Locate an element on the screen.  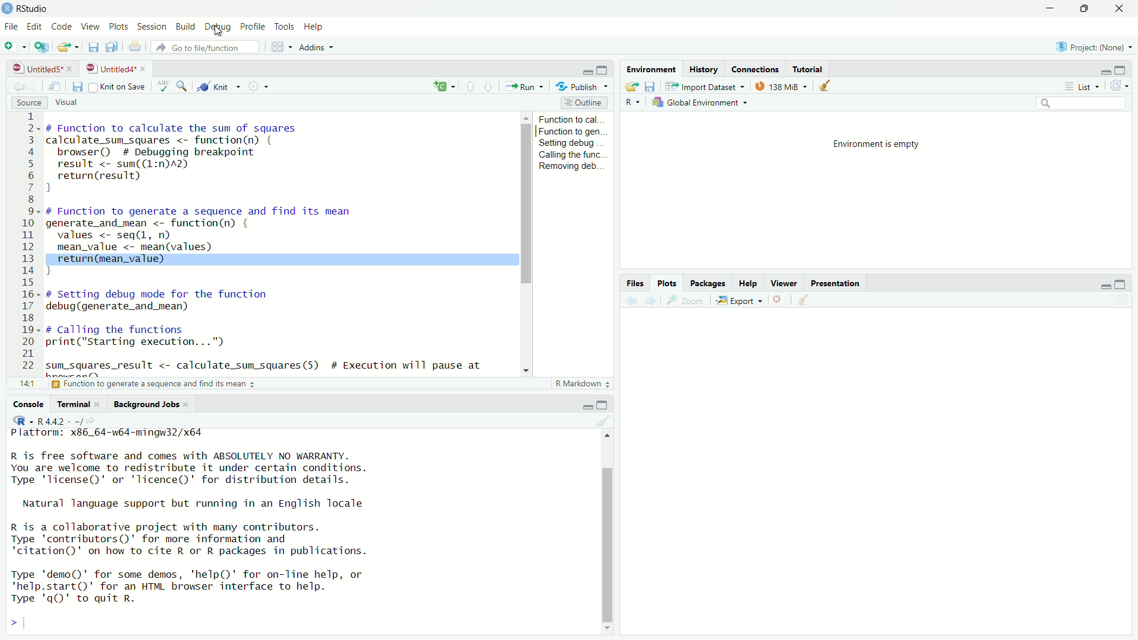
File is located at coordinates (10, 27).